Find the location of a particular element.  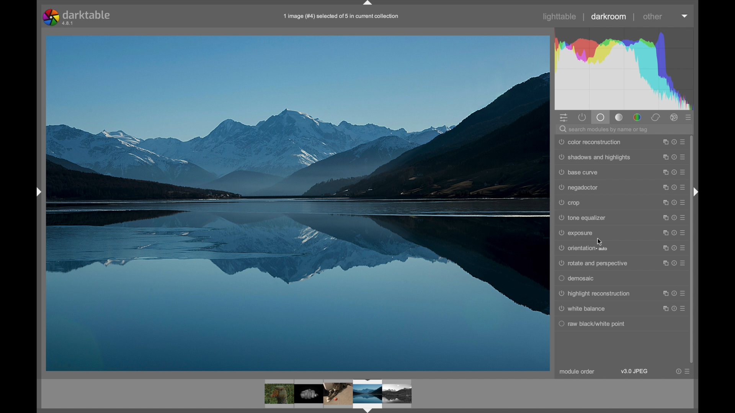

more options is located at coordinates (675, 293).